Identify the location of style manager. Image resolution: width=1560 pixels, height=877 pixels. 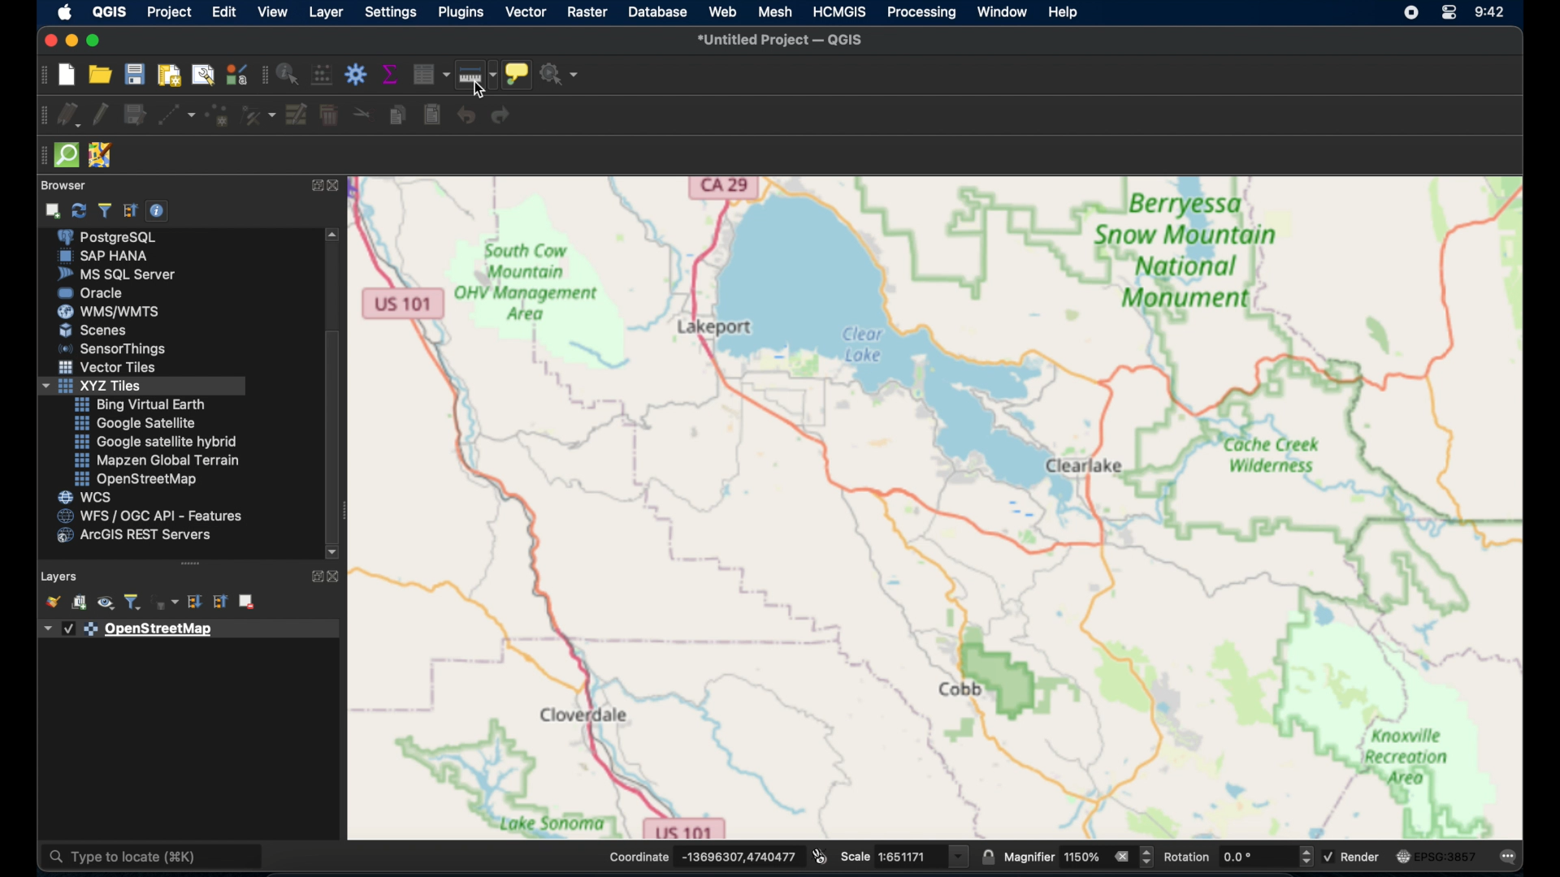
(236, 74).